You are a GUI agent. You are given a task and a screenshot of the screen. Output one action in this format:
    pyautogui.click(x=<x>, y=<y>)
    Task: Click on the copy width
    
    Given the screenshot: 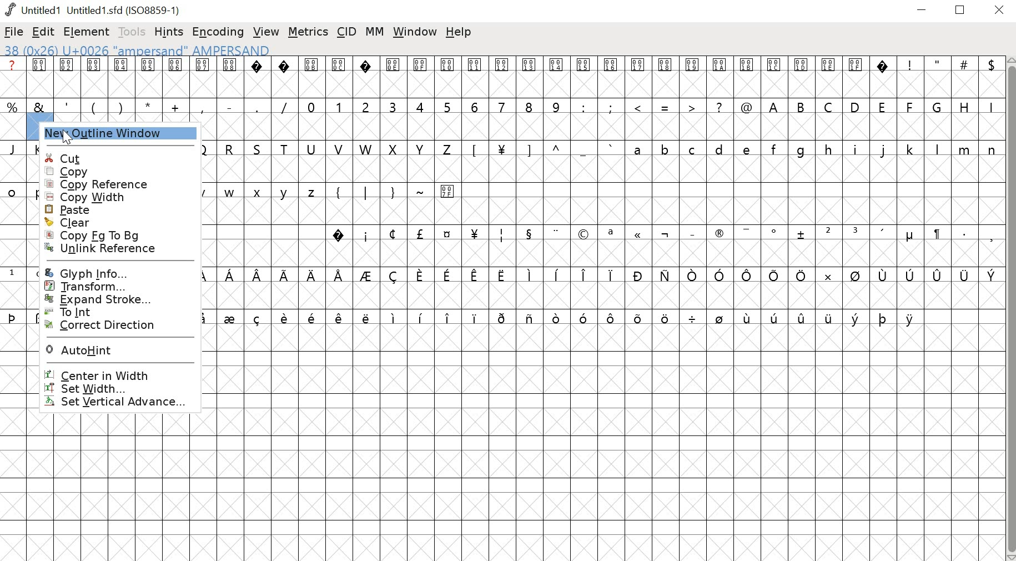 What is the action you would take?
    pyautogui.click(x=122, y=198)
    